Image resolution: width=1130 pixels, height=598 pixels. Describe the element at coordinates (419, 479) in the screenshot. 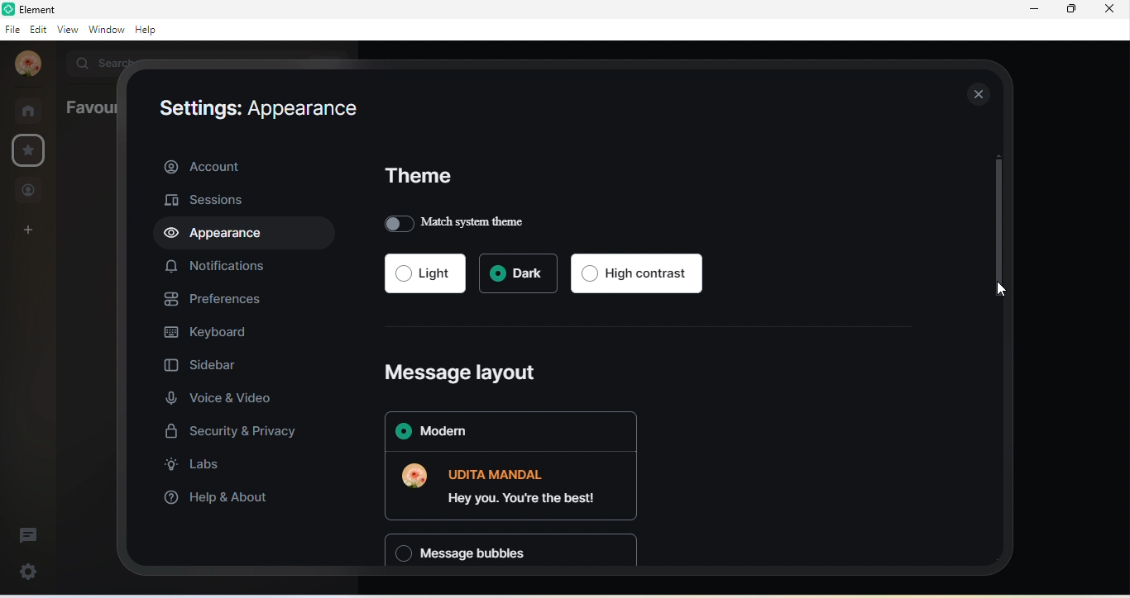

I see `profile photo` at that location.